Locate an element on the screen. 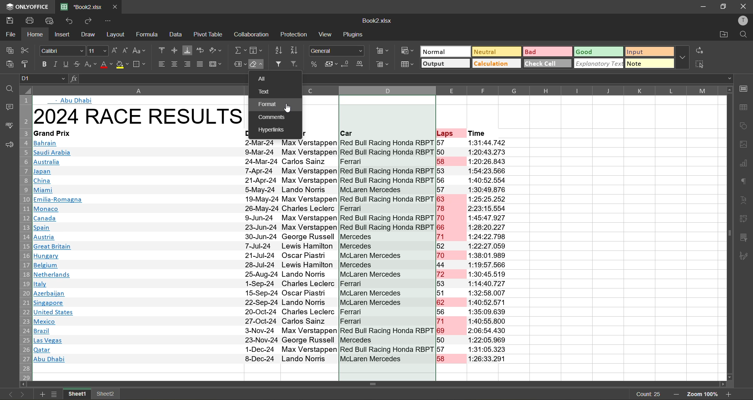 The width and height of the screenshot is (753, 400). IB razil 3-Nov-24 Max Verstappen Red Bull Racing Honda RBPT 69 2:06:54.430 is located at coordinates (270, 332).